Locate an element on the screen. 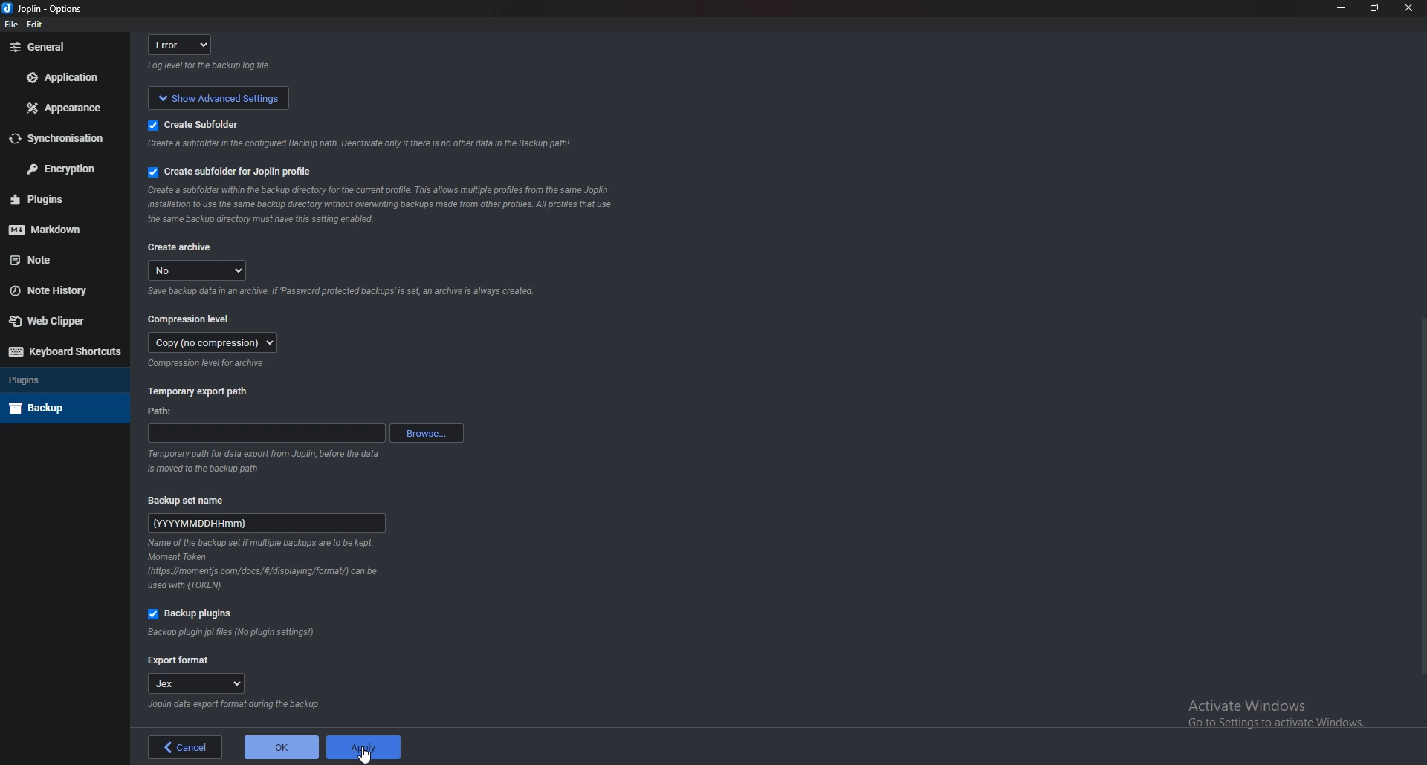  Backup plugins is located at coordinates (195, 614).